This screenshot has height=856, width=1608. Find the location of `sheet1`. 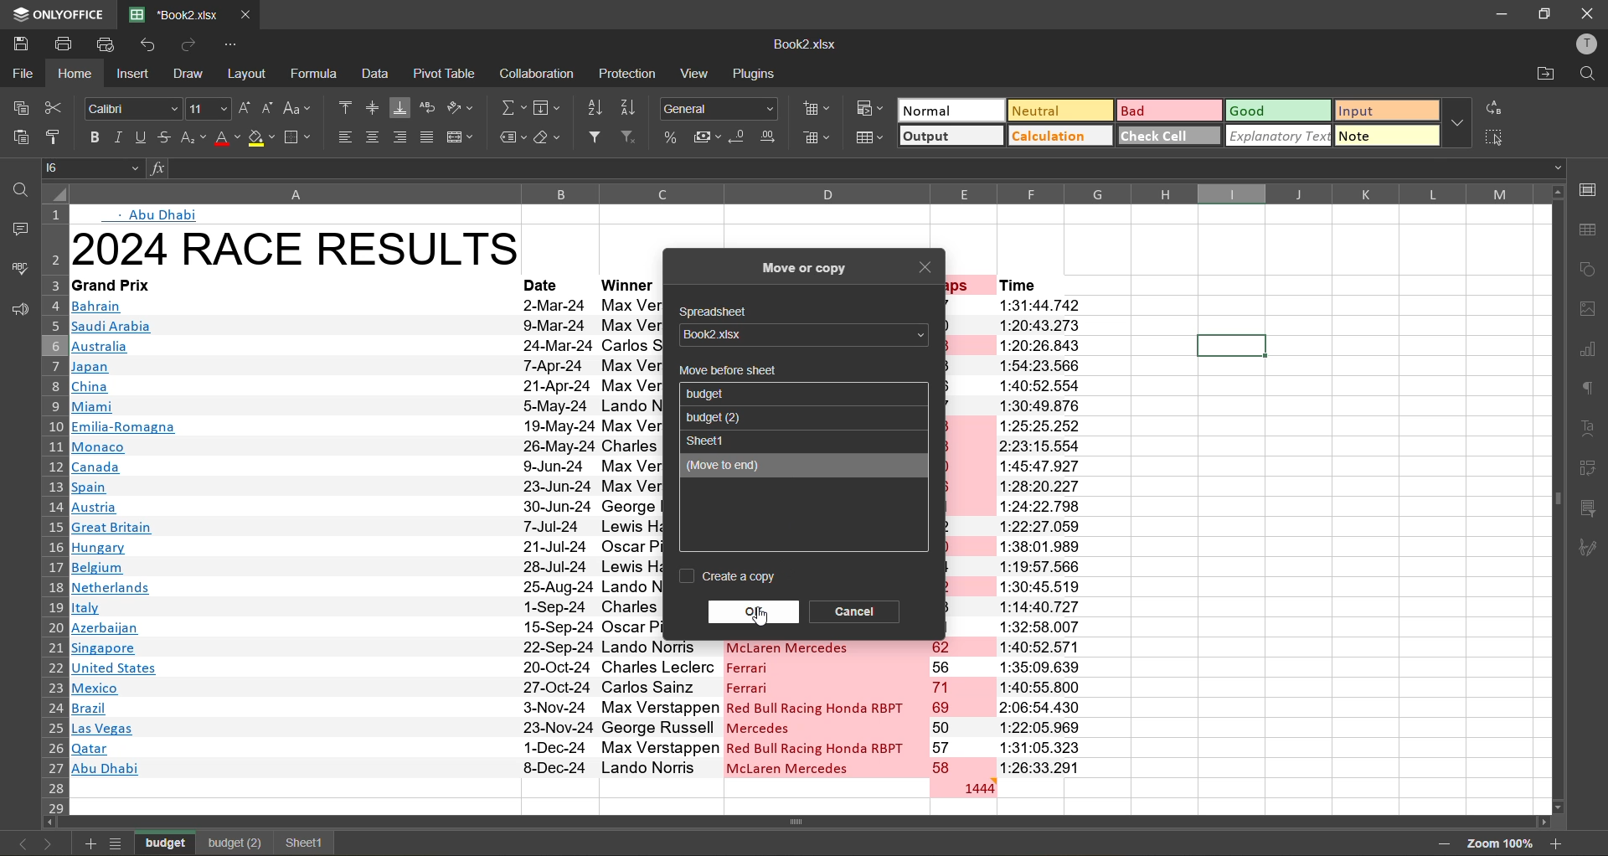

sheet1 is located at coordinates (301, 843).